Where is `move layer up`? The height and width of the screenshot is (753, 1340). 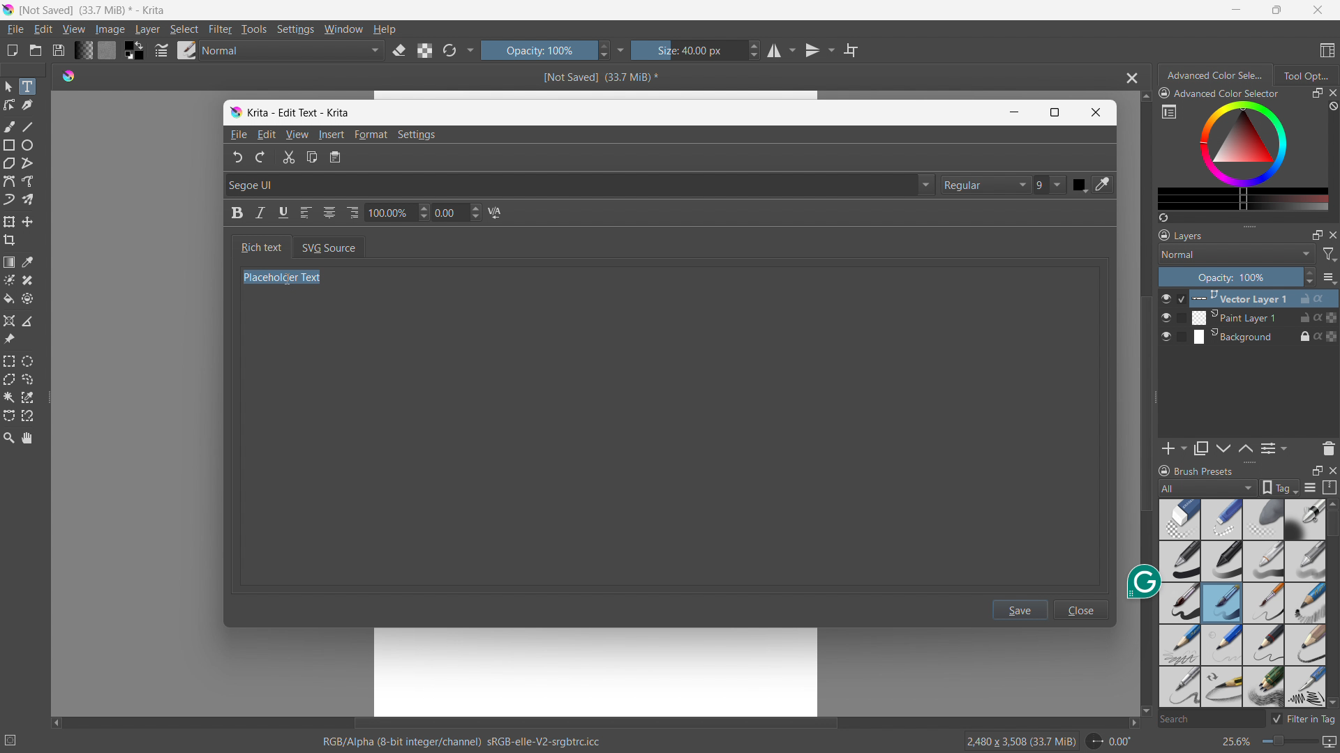
move layer up is located at coordinates (1224, 449).